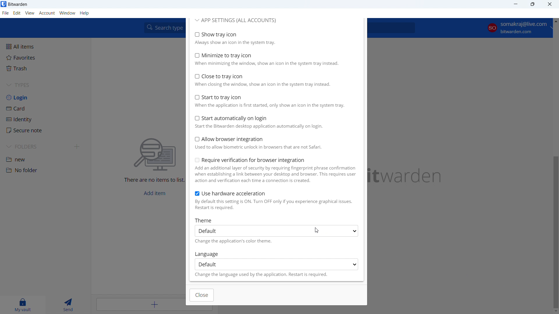 Image resolution: width=559 pixels, height=314 pixels. I want to click on close, so click(550, 4).